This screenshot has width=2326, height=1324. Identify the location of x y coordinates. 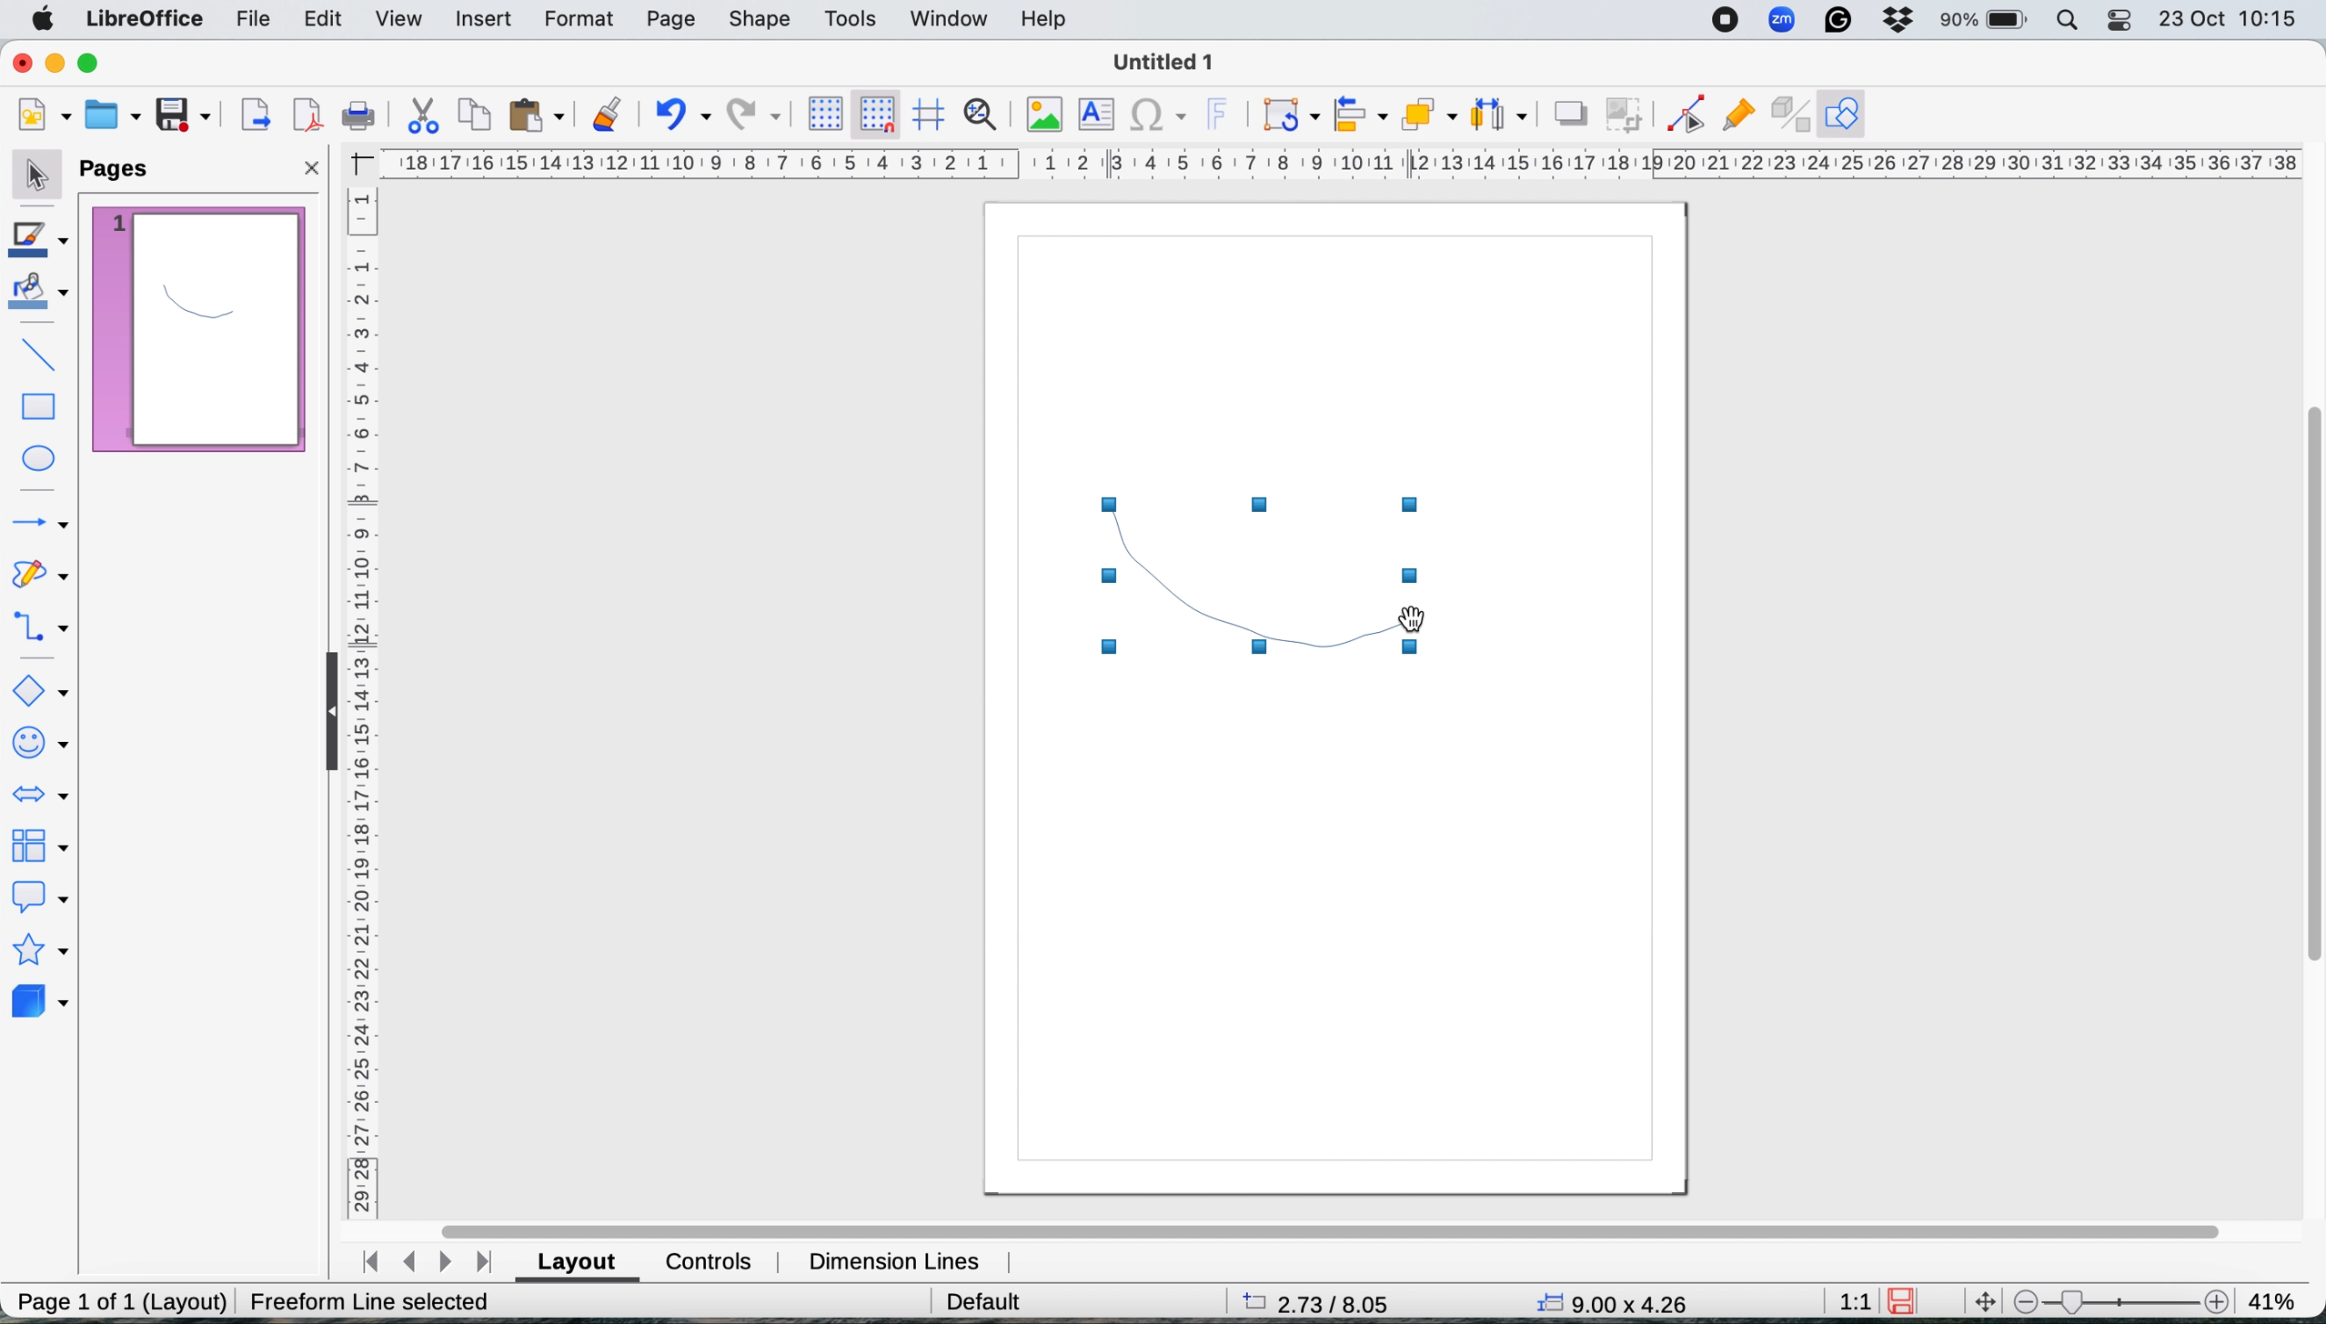
(1617, 1302).